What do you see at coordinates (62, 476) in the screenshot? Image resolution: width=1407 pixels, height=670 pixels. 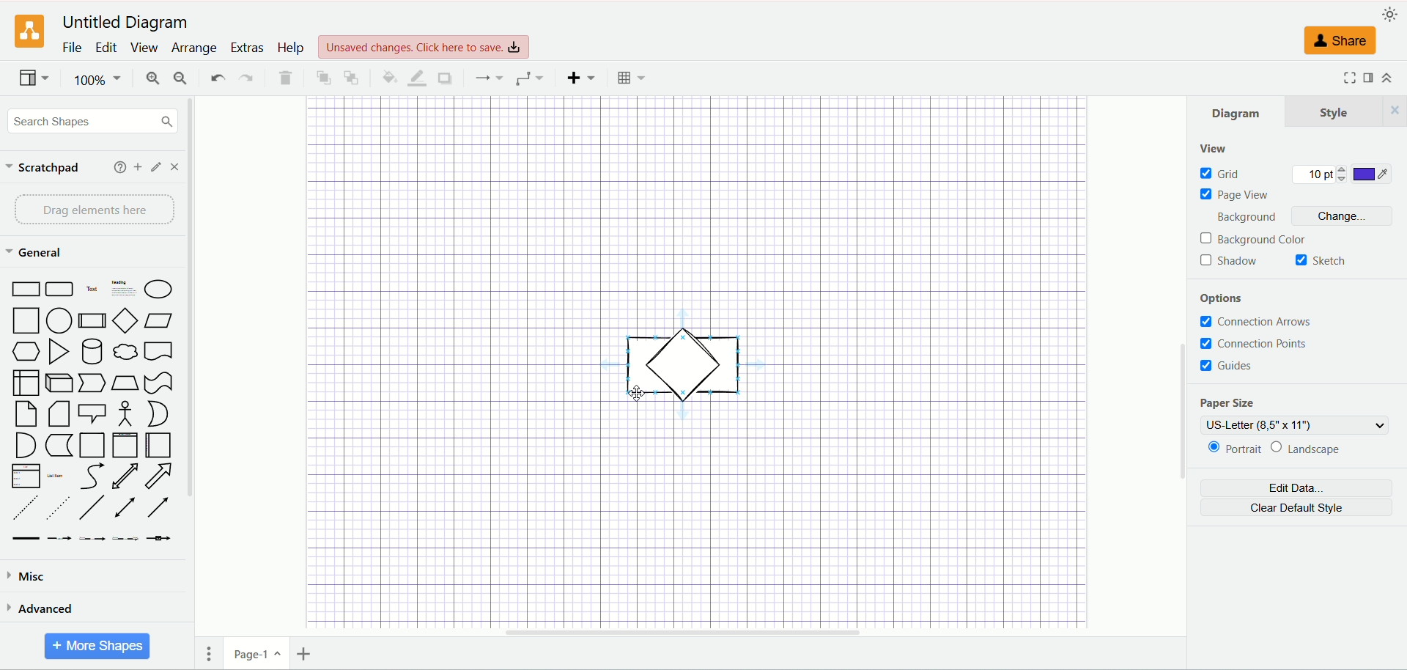 I see `list item` at bounding box center [62, 476].